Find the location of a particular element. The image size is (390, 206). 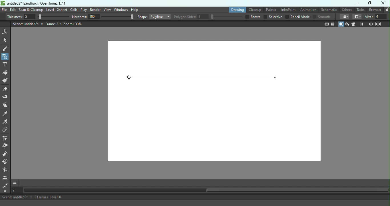

InknPaint is located at coordinates (288, 9).